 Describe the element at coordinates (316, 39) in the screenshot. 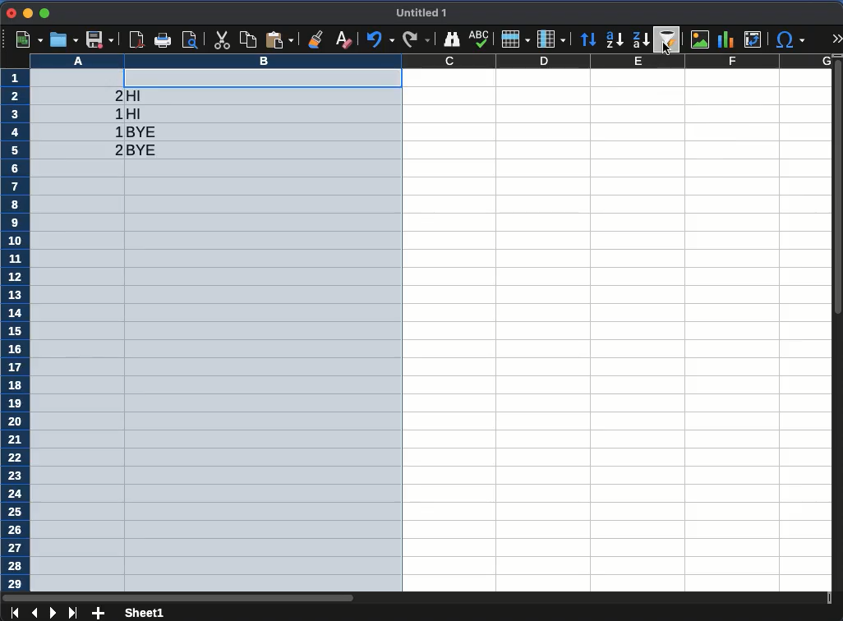

I see `clone formatting` at that location.